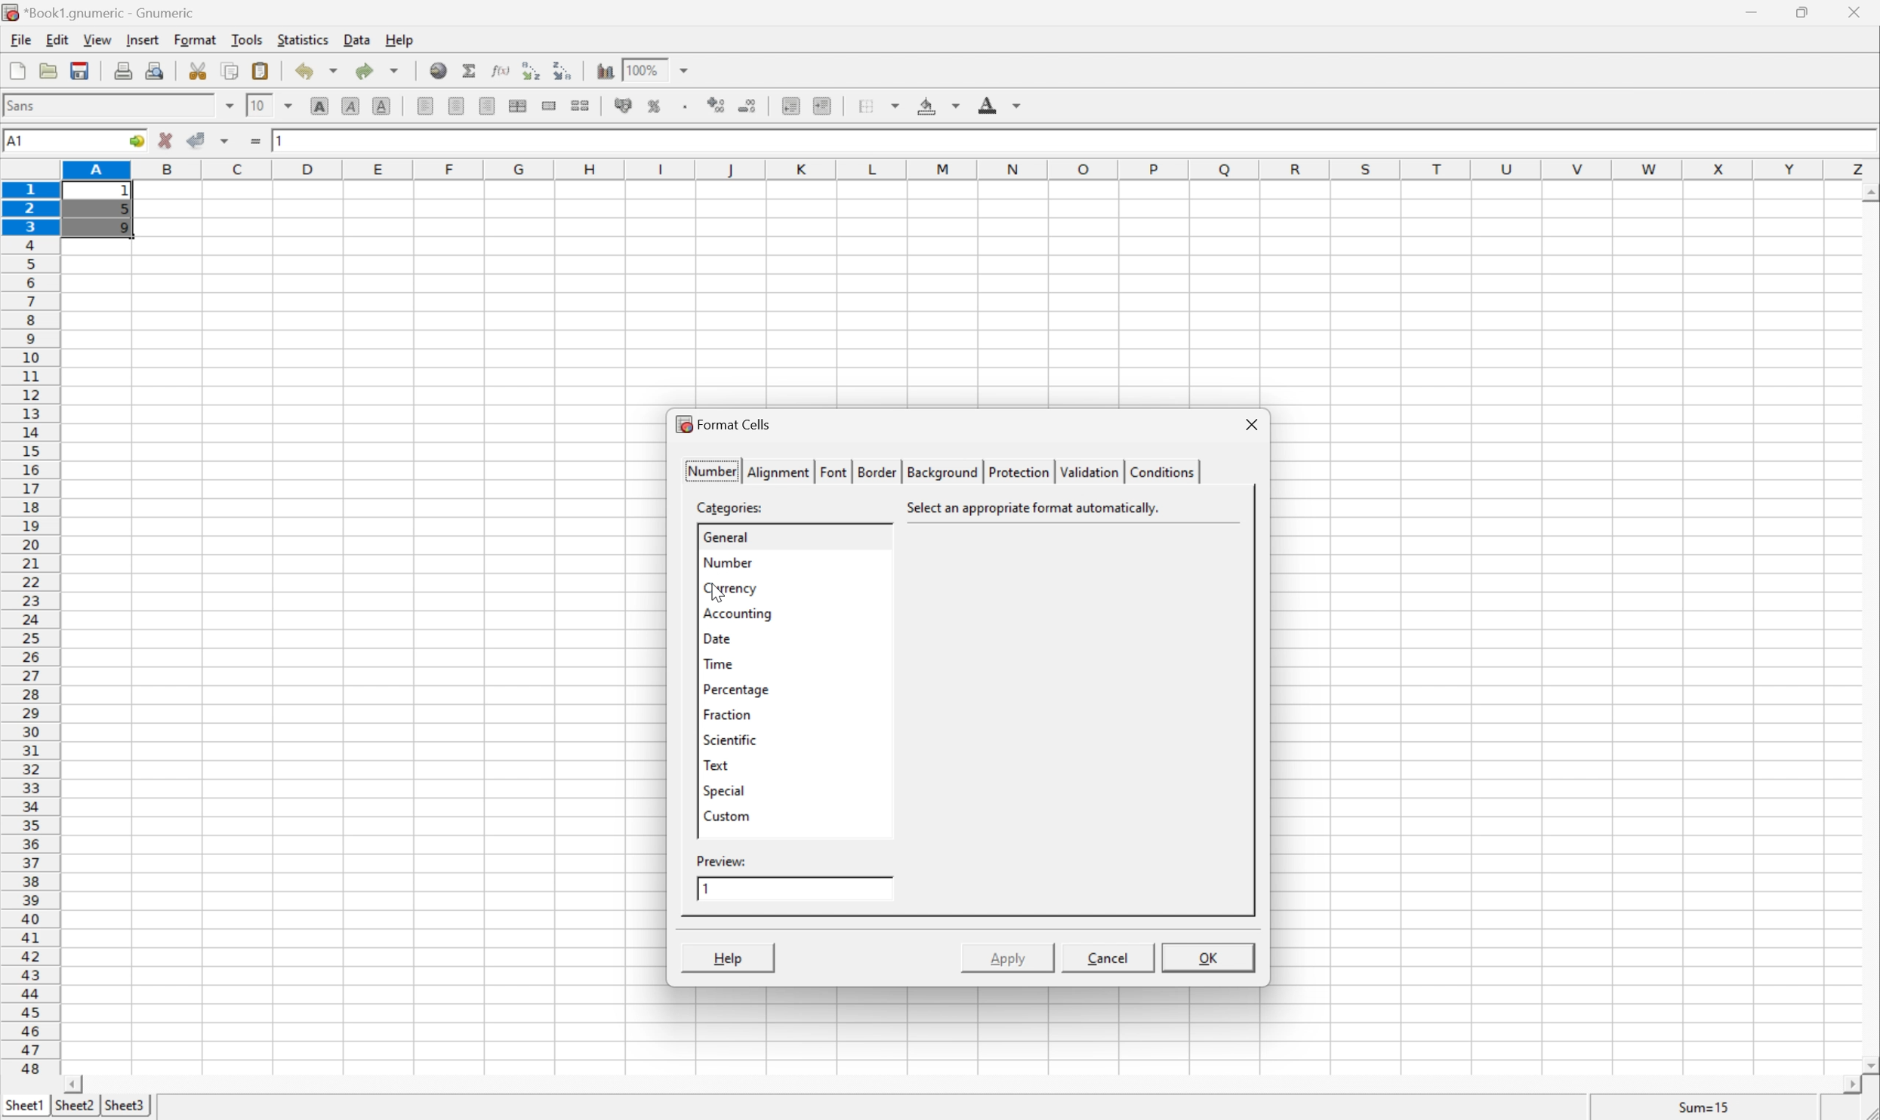  What do you see at coordinates (739, 613) in the screenshot?
I see `accounting` at bounding box center [739, 613].